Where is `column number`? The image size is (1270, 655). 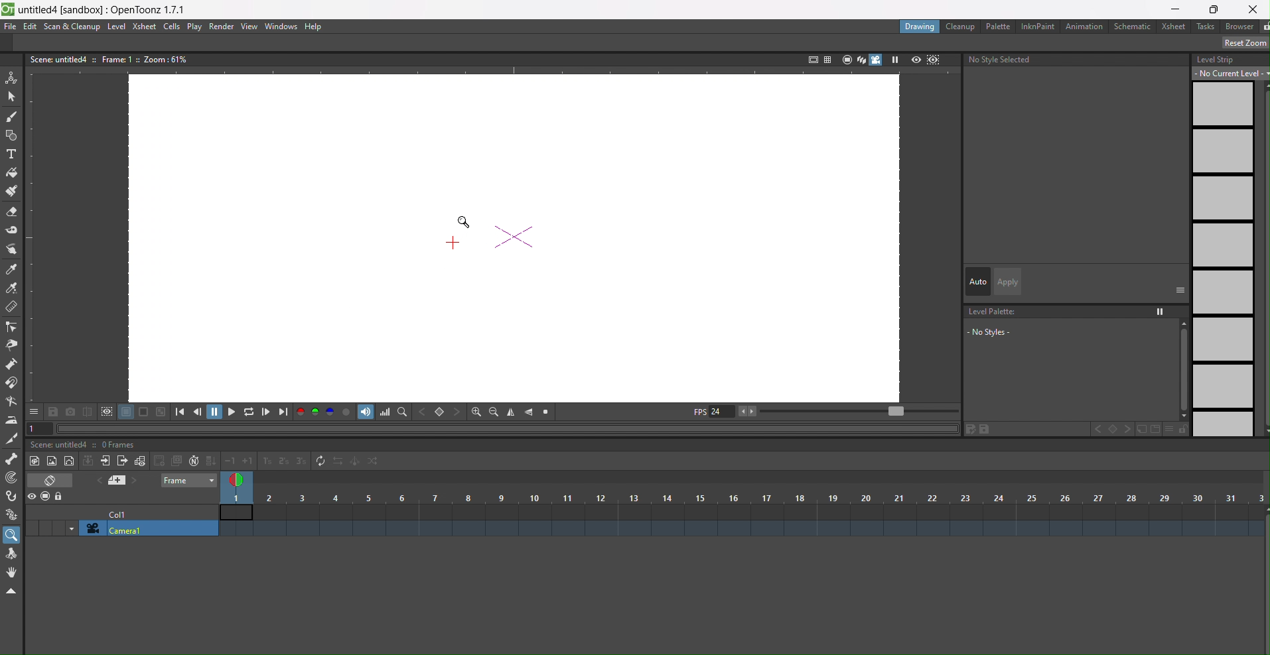
column number is located at coordinates (743, 505).